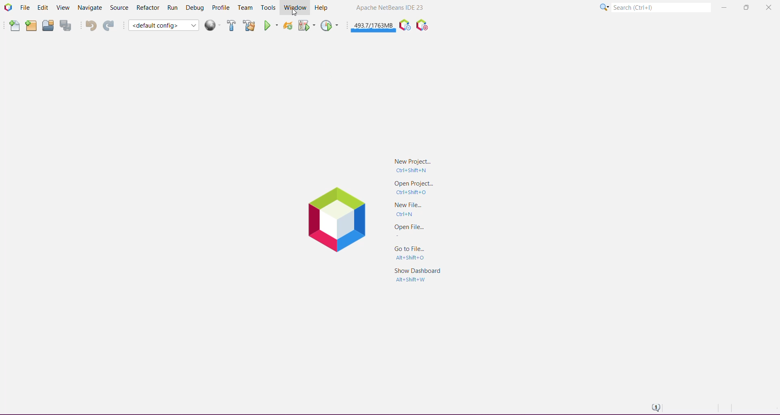 The height and width of the screenshot is (415, 780). What do you see at coordinates (30, 26) in the screenshot?
I see `New Project` at bounding box center [30, 26].